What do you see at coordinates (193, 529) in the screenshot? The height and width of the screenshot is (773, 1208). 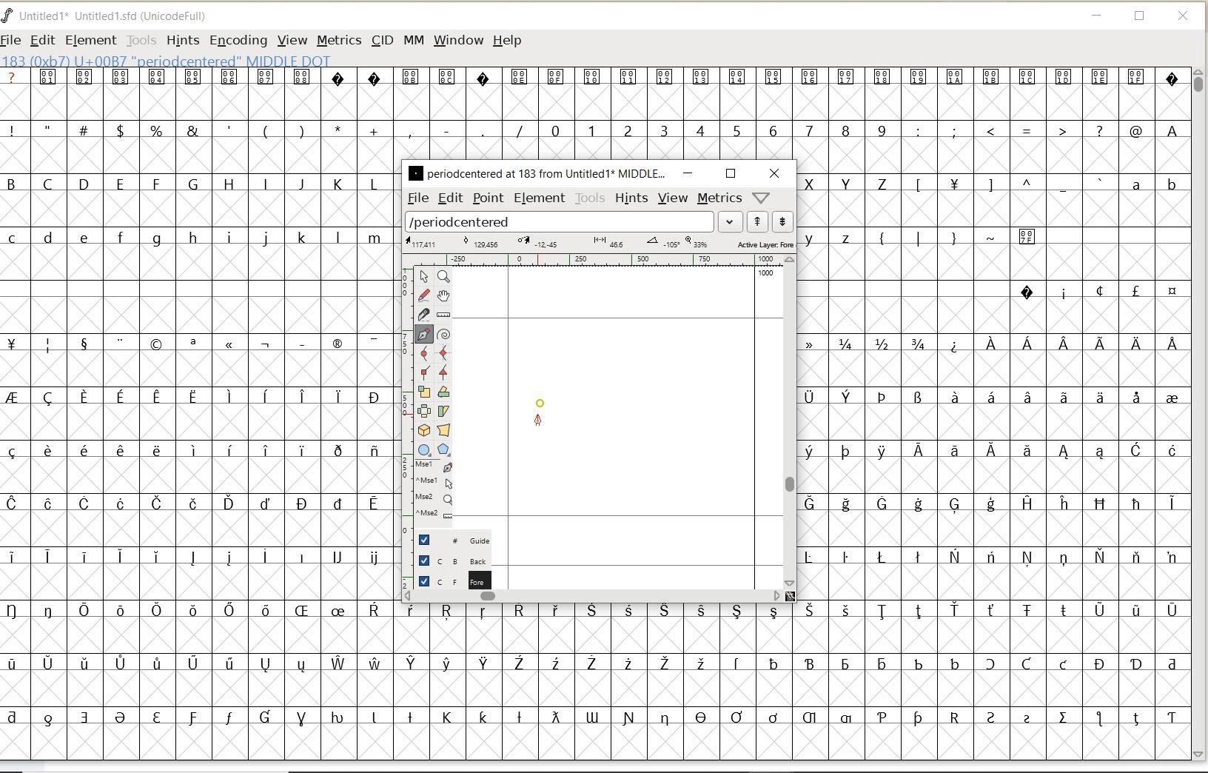 I see `special characters` at bounding box center [193, 529].